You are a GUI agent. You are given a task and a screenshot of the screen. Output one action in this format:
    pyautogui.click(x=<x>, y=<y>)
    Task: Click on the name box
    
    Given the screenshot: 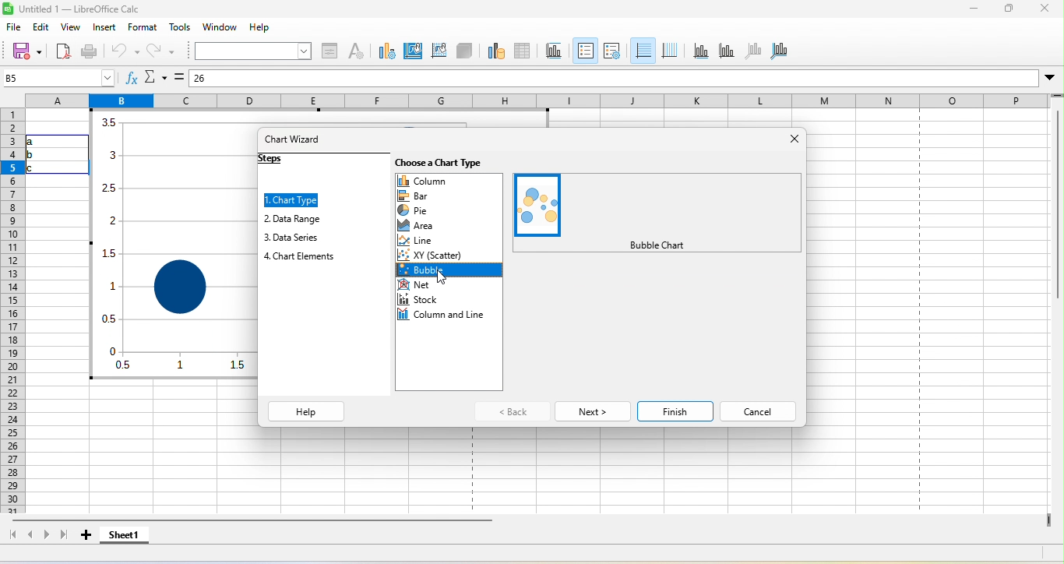 What is the action you would take?
    pyautogui.click(x=56, y=77)
    